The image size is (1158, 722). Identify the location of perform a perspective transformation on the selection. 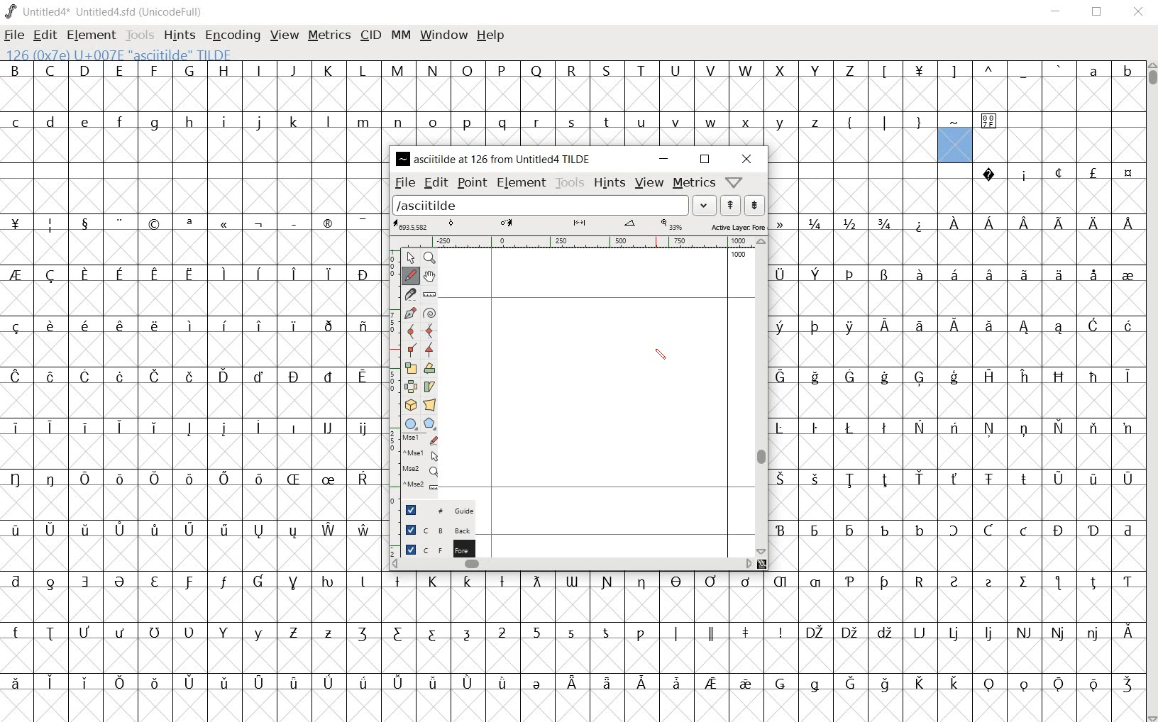
(409, 404).